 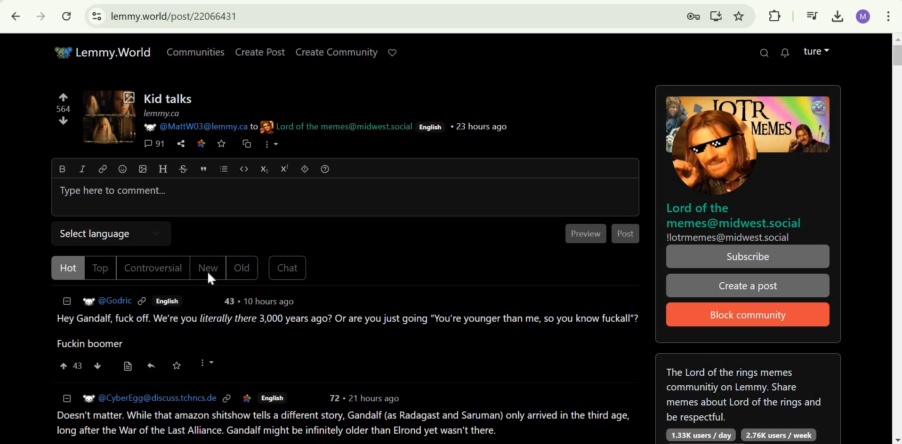 What do you see at coordinates (179, 16) in the screenshot?
I see `lemmy.world/post/22066431` at bounding box center [179, 16].